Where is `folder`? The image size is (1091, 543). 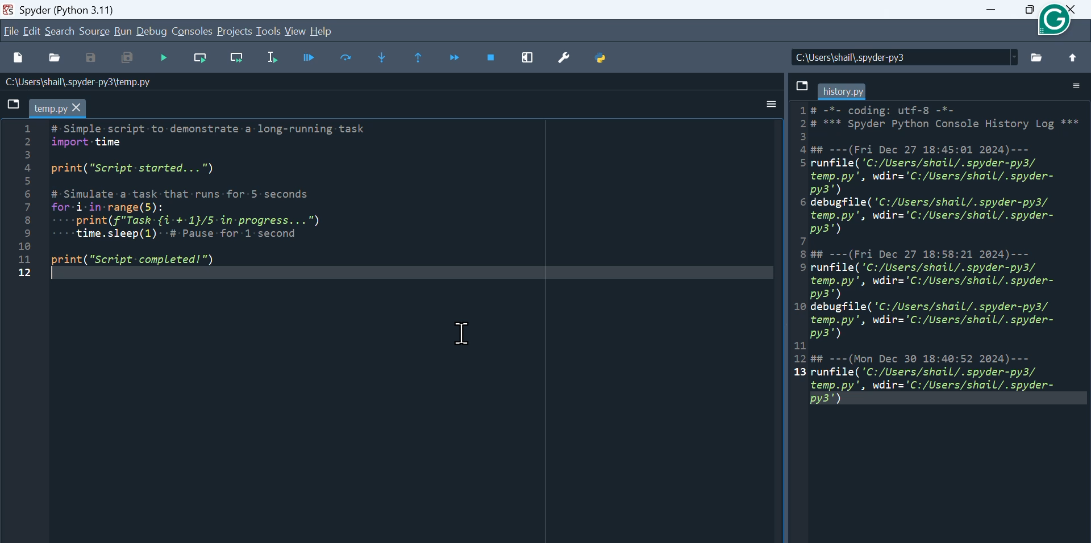 folder is located at coordinates (1032, 58).